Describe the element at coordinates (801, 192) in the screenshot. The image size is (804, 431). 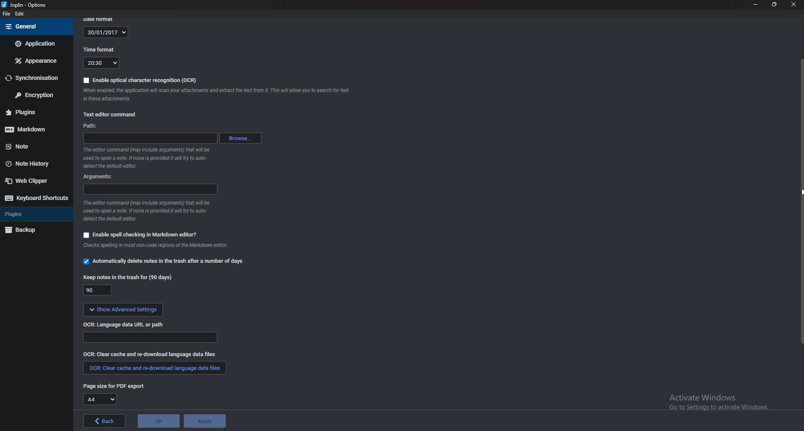
I see `cursor` at that location.